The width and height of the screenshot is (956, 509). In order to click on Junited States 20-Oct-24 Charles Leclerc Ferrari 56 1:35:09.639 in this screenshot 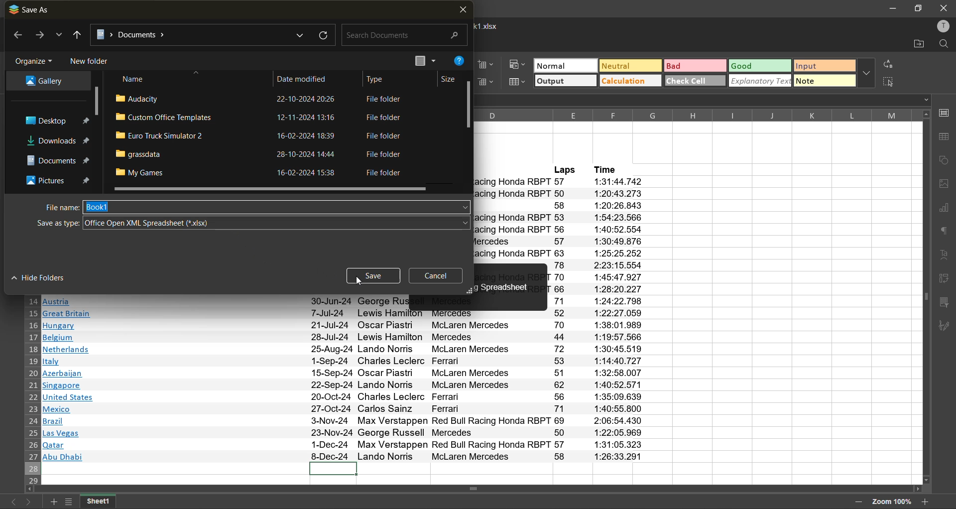, I will do `click(344, 398)`.